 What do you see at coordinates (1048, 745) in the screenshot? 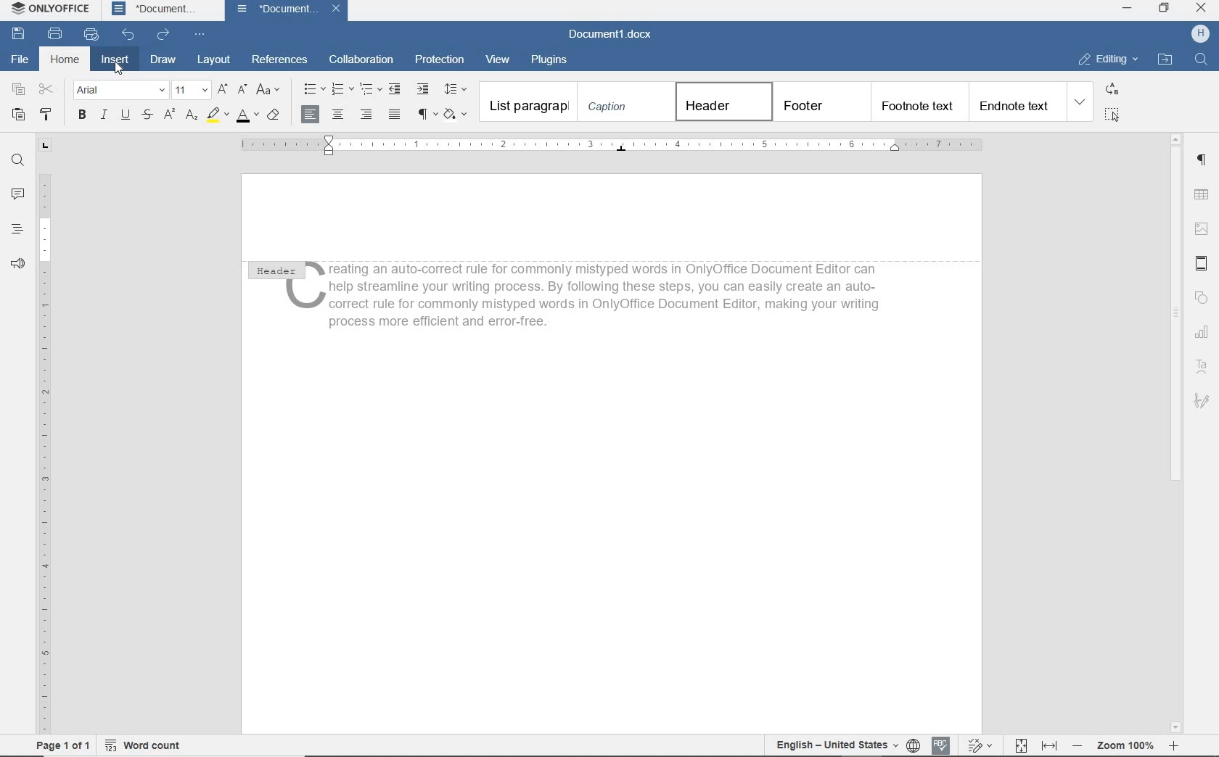
I see `FIT TO WIDTH` at bounding box center [1048, 745].